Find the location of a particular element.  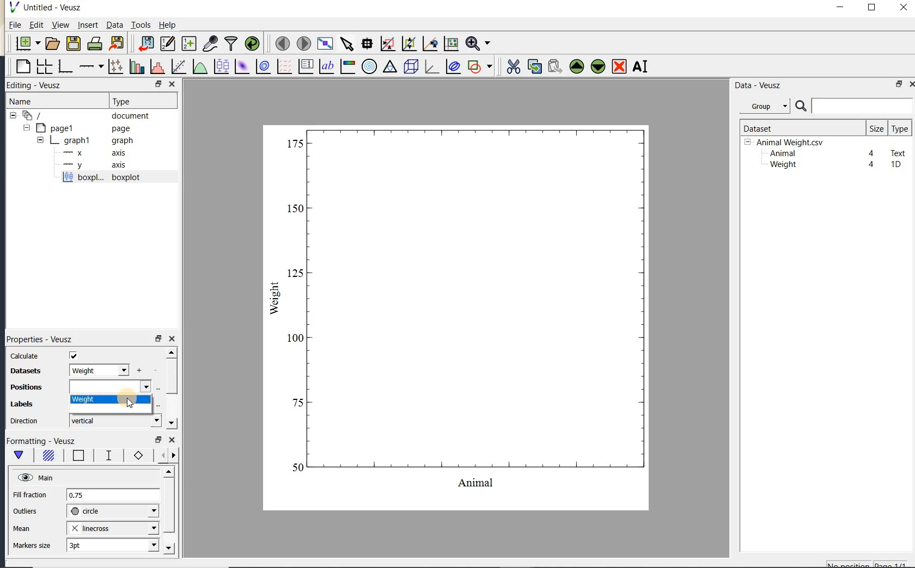

Main is located at coordinates (35, 477).